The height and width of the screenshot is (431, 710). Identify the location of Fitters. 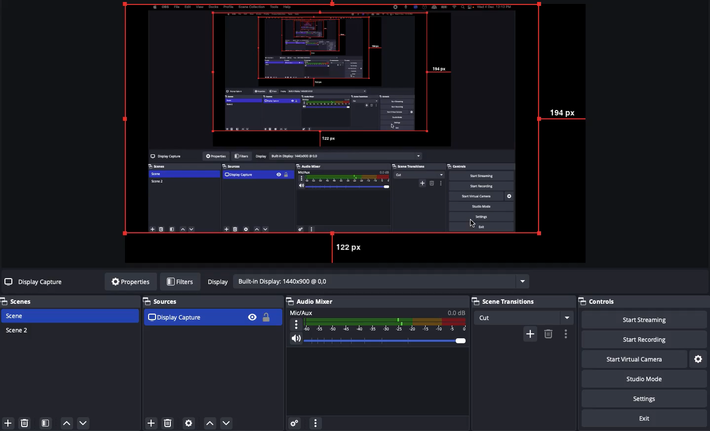
(180, 282).